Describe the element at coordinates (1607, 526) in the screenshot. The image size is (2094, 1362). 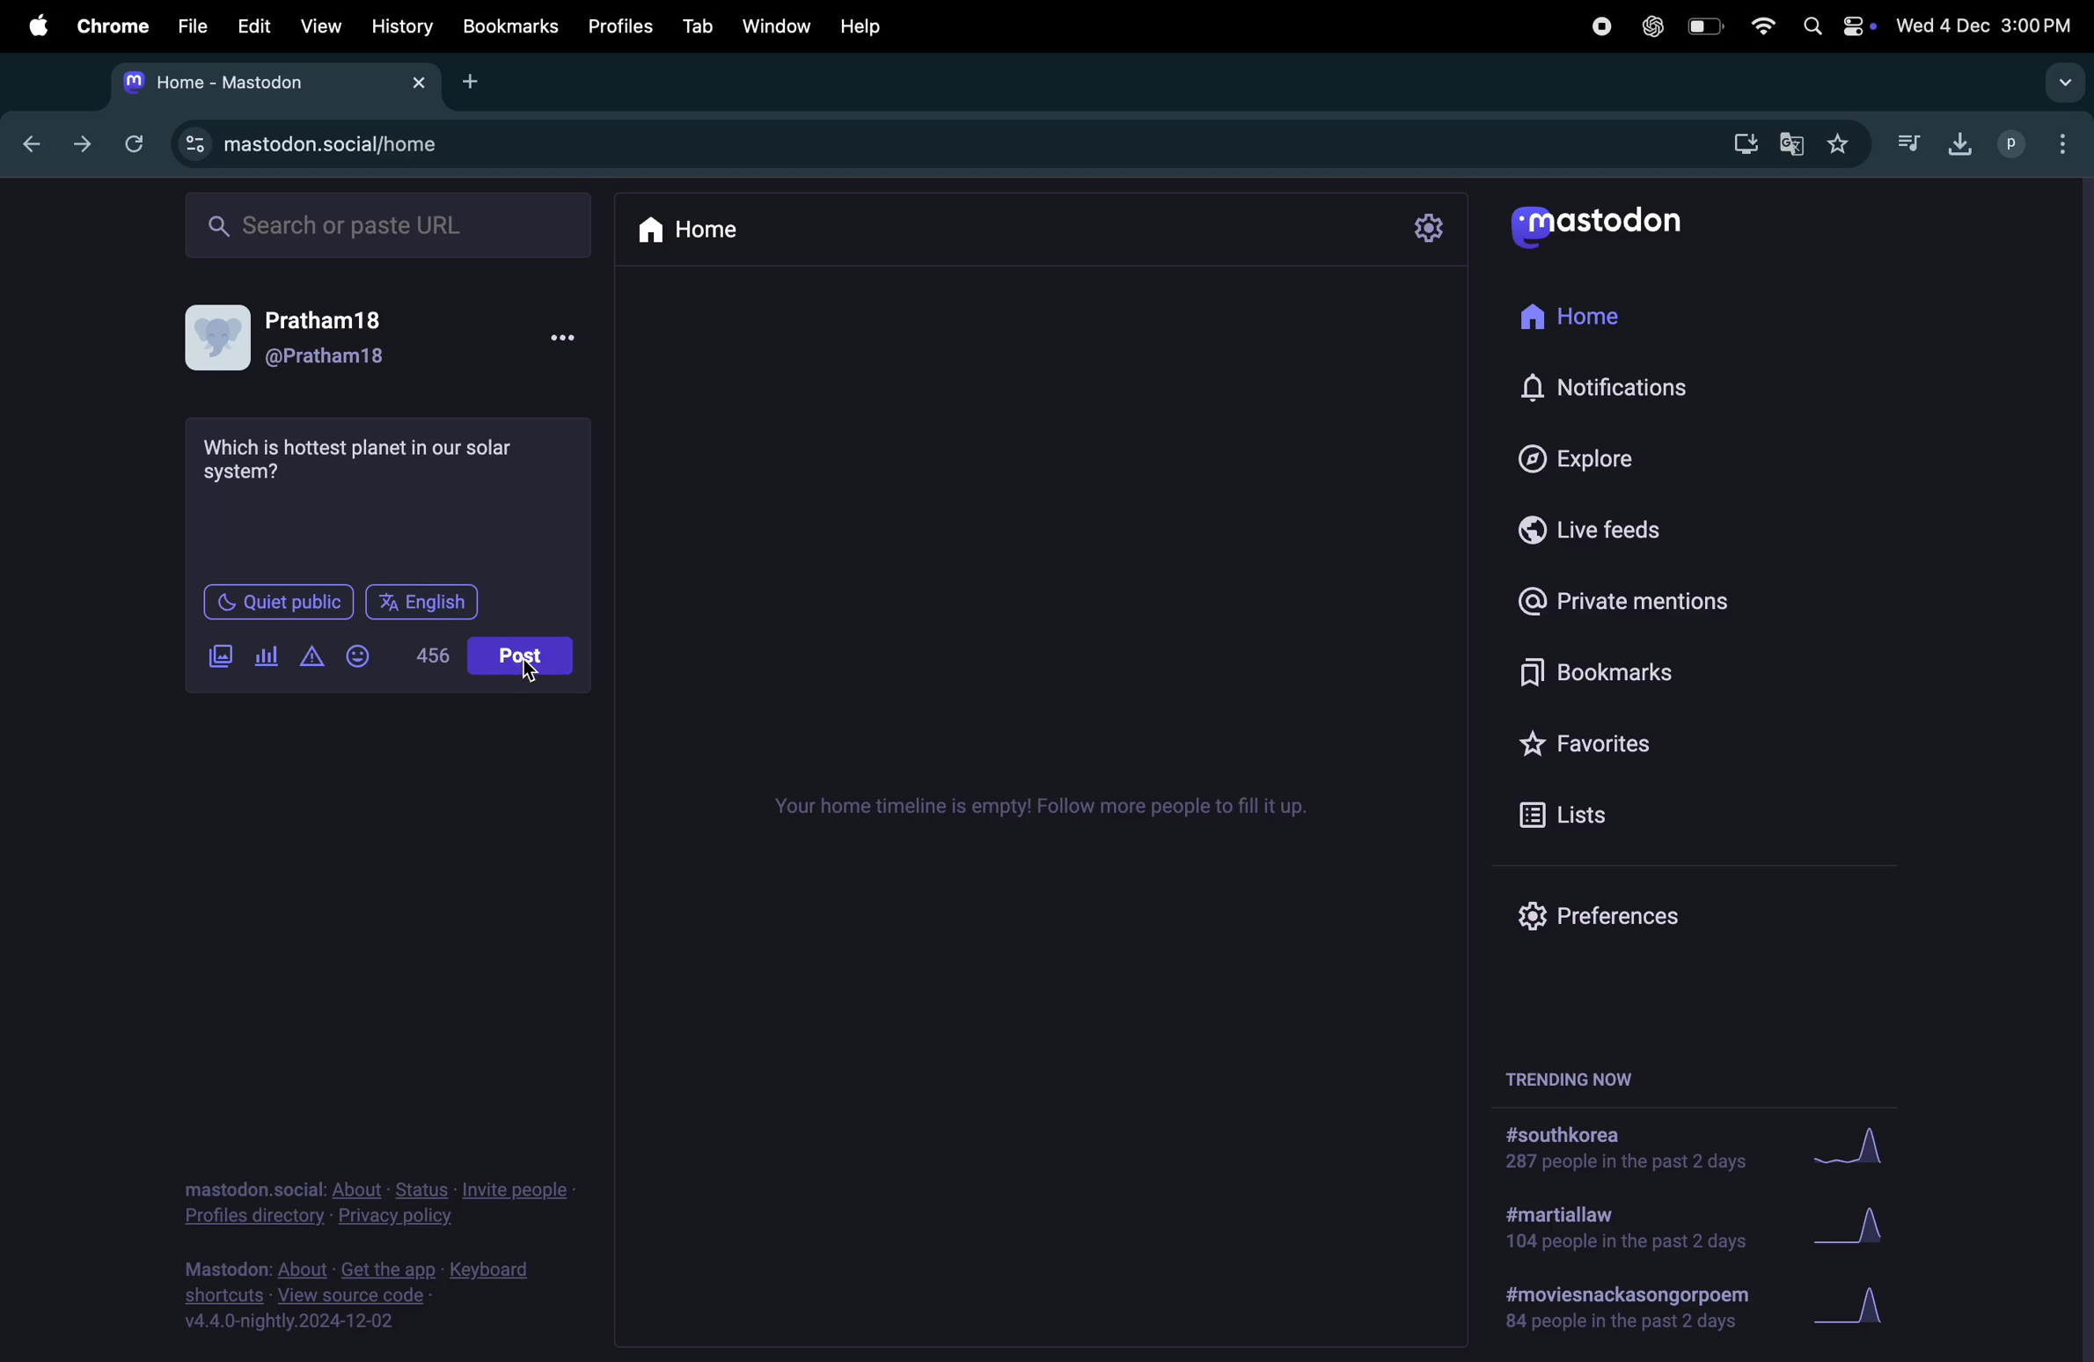
I see `live feeds` at that location.